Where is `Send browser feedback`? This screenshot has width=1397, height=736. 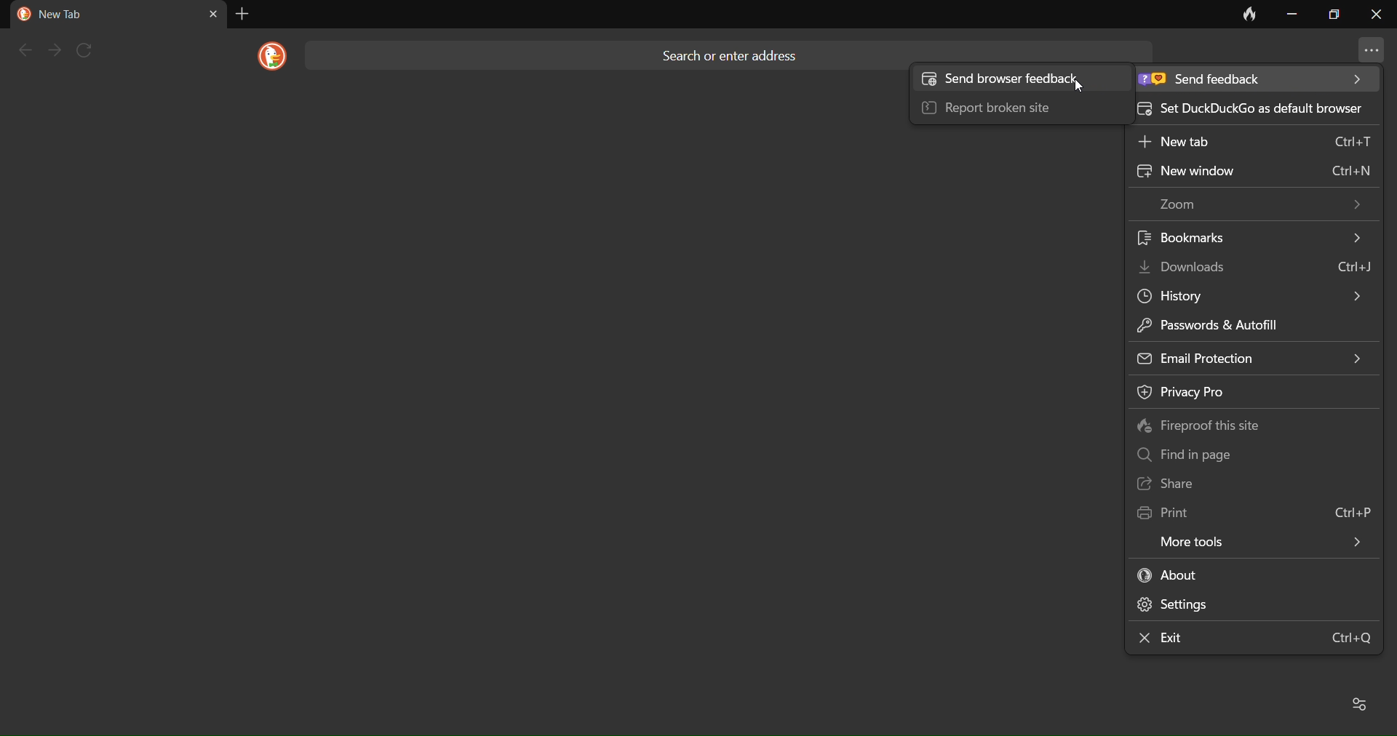 Send browser feedback is located at coordinates (1017, 81).